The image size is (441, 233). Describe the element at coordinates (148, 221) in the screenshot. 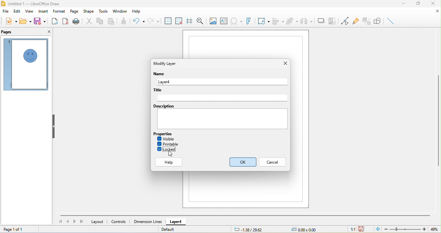

I see `dimension lines` at that location.